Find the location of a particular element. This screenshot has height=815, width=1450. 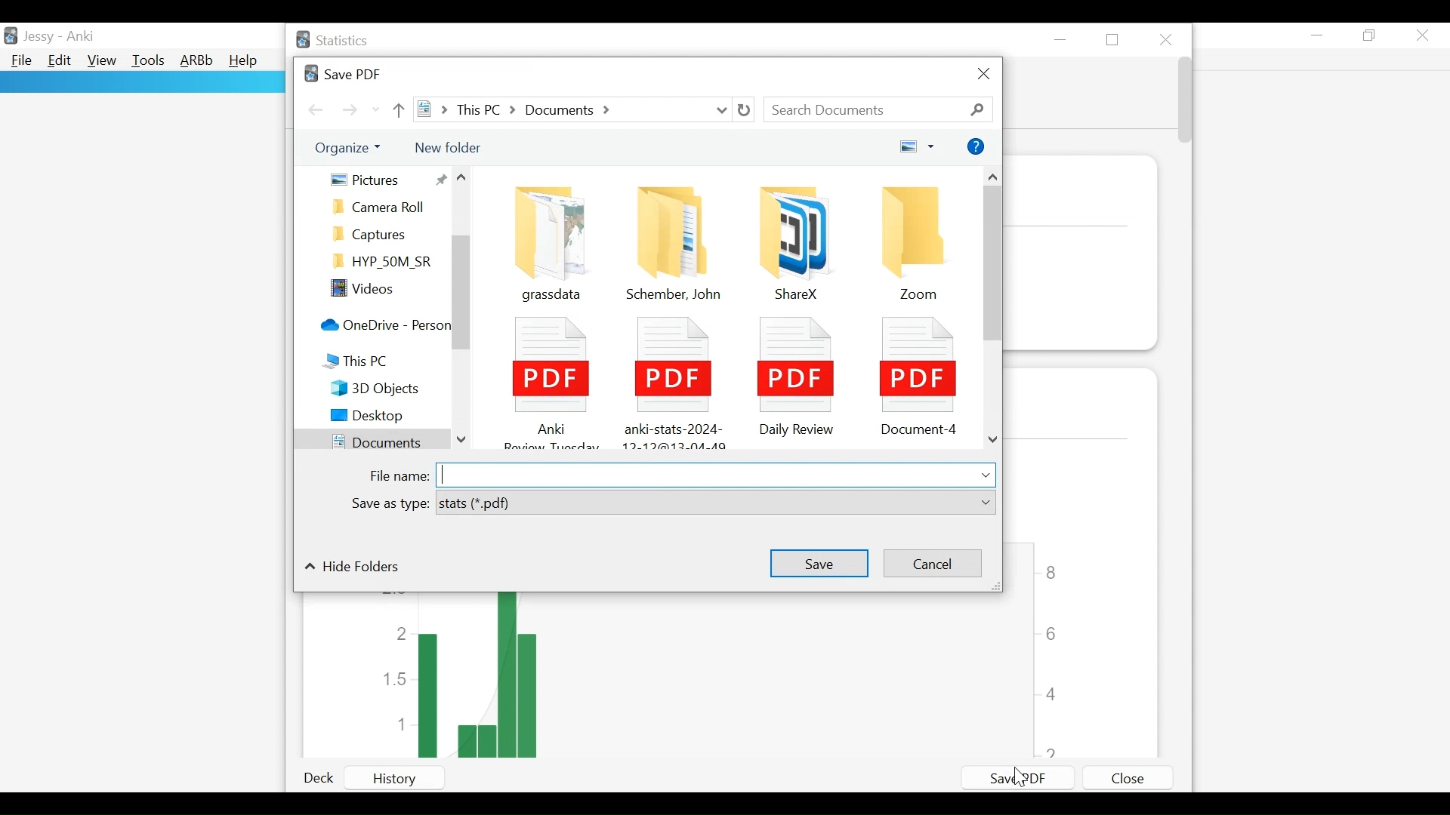

Video is located at coordinates (384, 290).